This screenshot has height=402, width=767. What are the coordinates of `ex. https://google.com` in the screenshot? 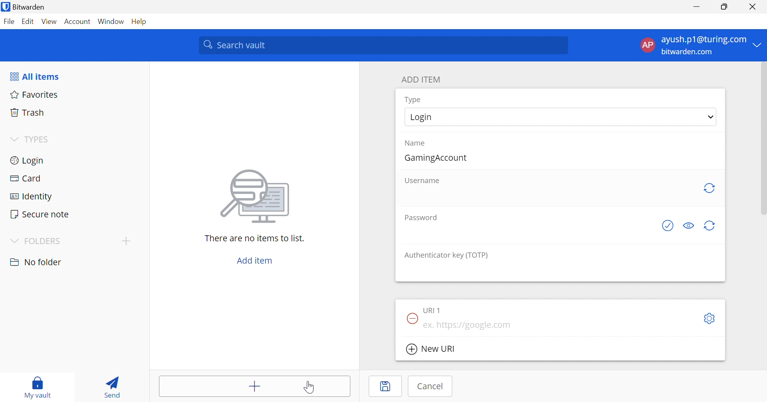 It's located at (468, 325).